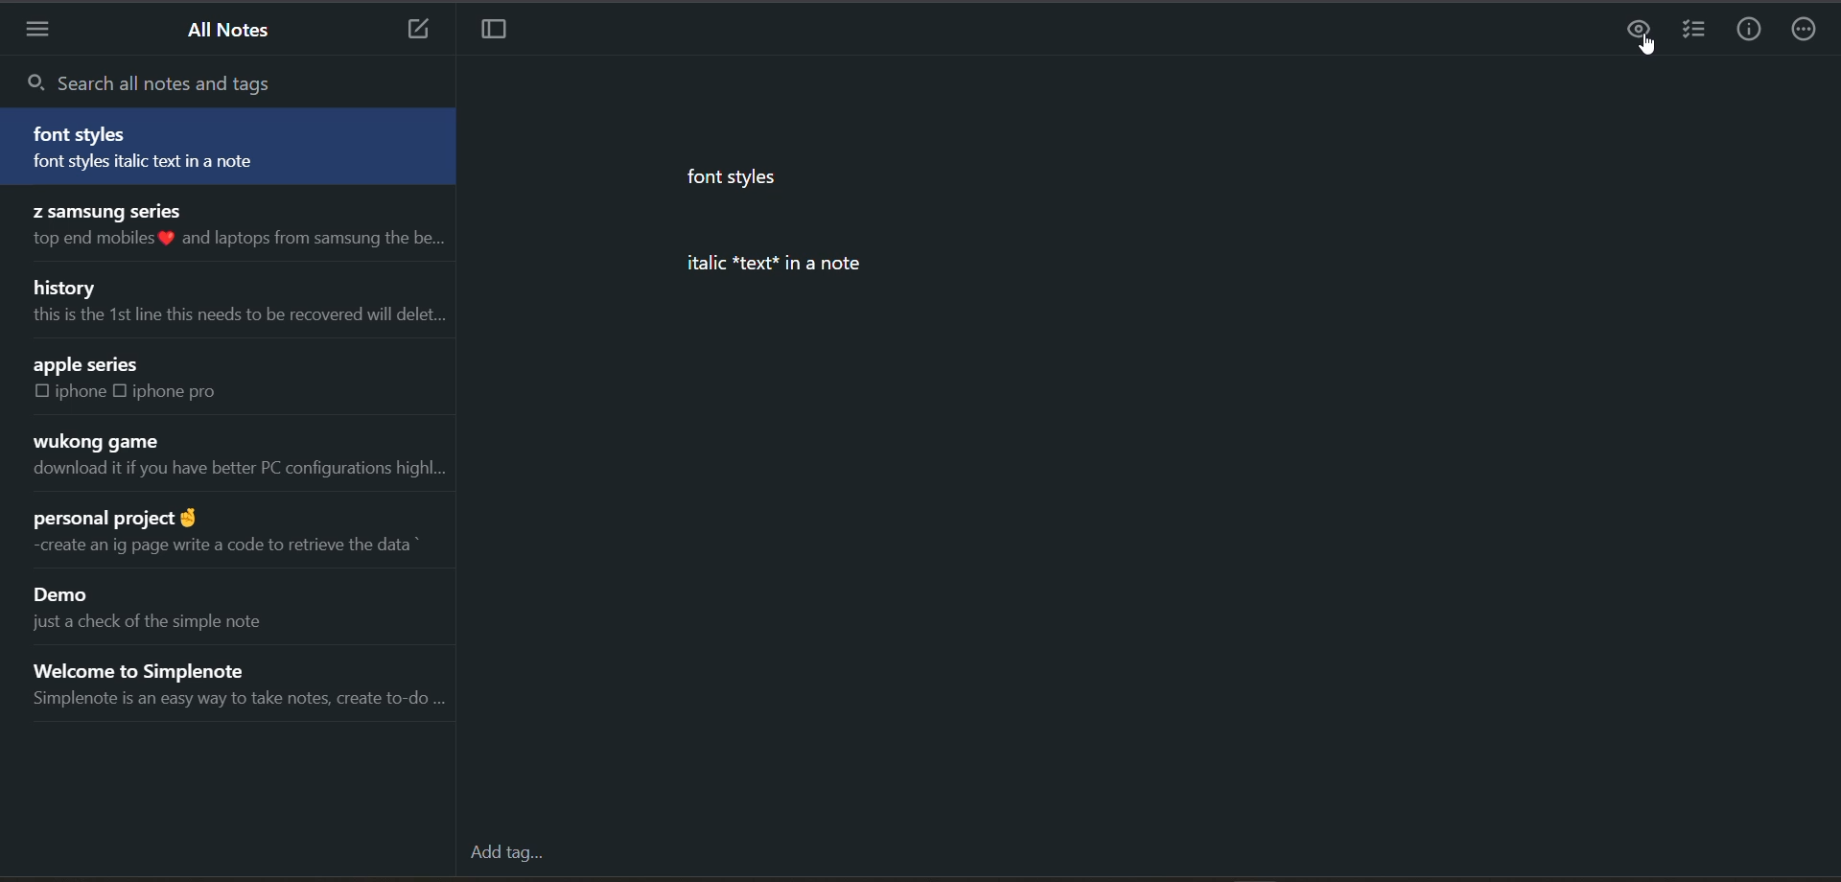 This screenshot has width=1841, height=882. Describe the element at coordinates (1654, 49) in the screenshot. I see `cursor` at that location.